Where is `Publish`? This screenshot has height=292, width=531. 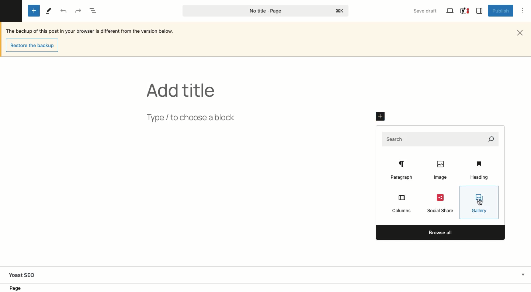
Publish is located at coordinates (500, 10).